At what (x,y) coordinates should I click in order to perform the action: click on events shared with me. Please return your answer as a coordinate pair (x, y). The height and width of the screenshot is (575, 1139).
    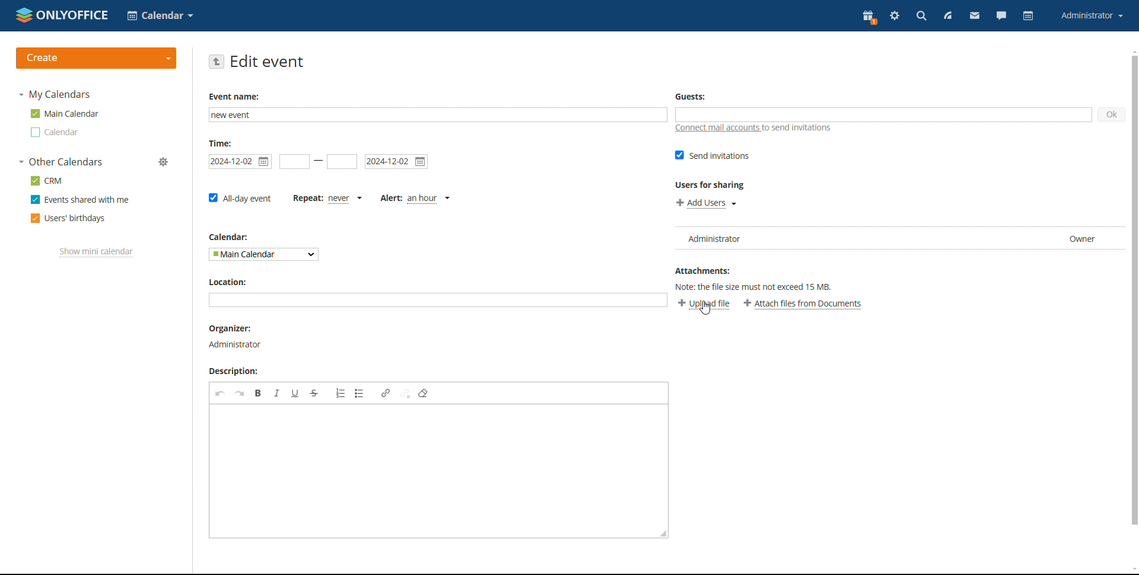
    Looking at the image, I should click on (79, 200).